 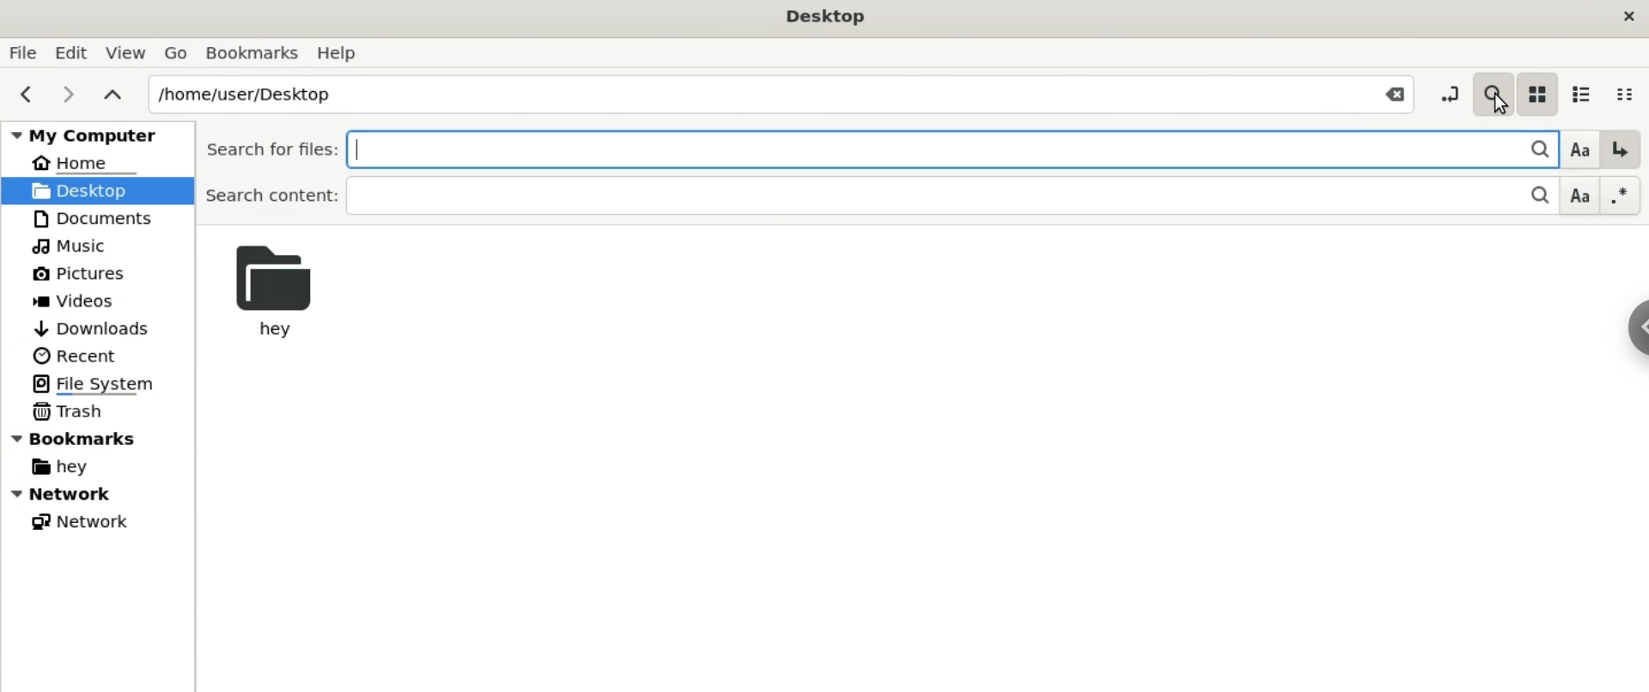 I want to click on next, so click(x=67, y=94).